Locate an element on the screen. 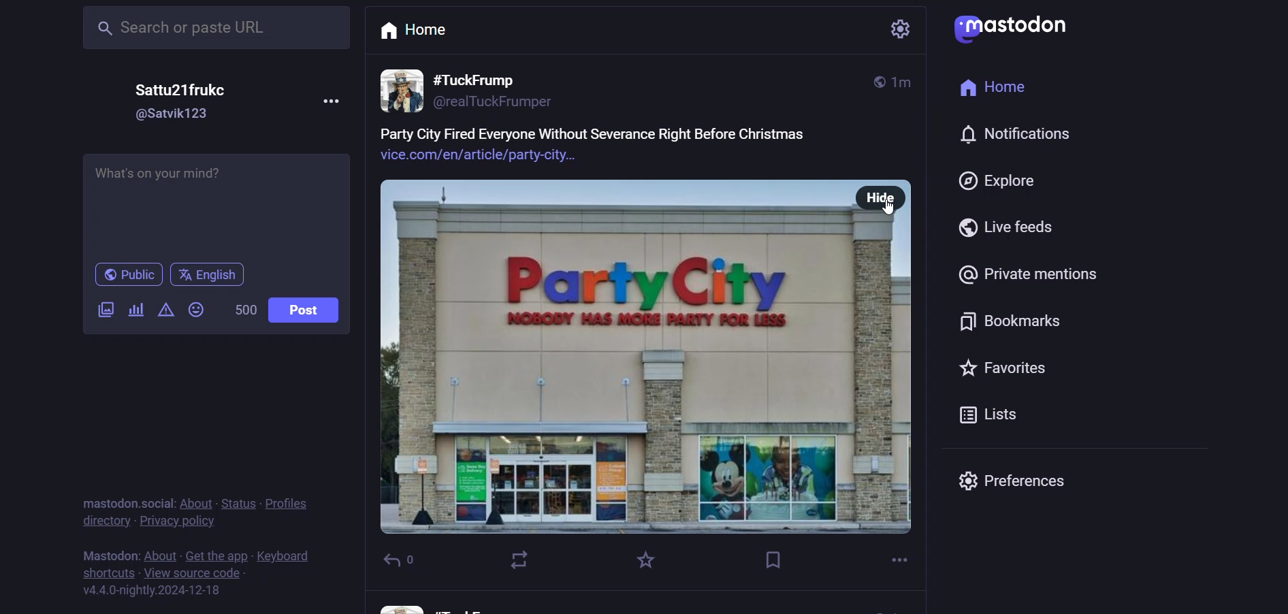 The image size is (1288, 614). profiles is located at coordinates (293, 500).